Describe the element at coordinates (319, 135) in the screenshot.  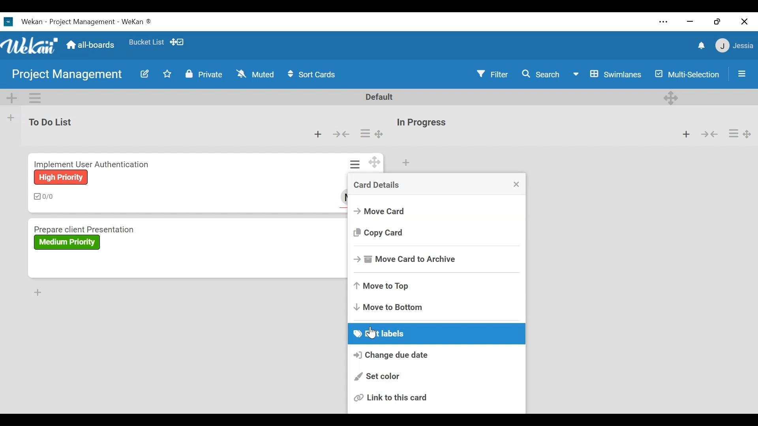
I see `Add card to the top of the list` at that location.